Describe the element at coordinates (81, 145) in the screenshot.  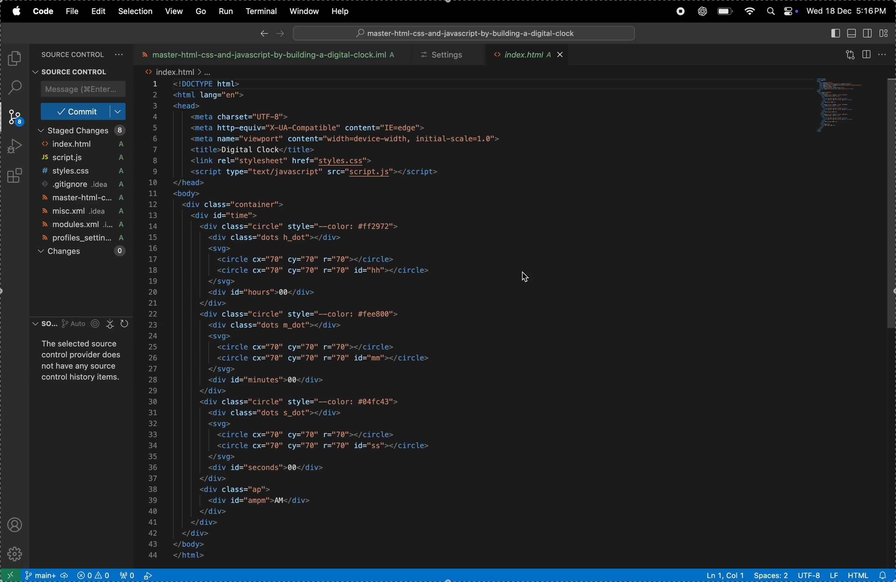
I see `index.html` at that location.